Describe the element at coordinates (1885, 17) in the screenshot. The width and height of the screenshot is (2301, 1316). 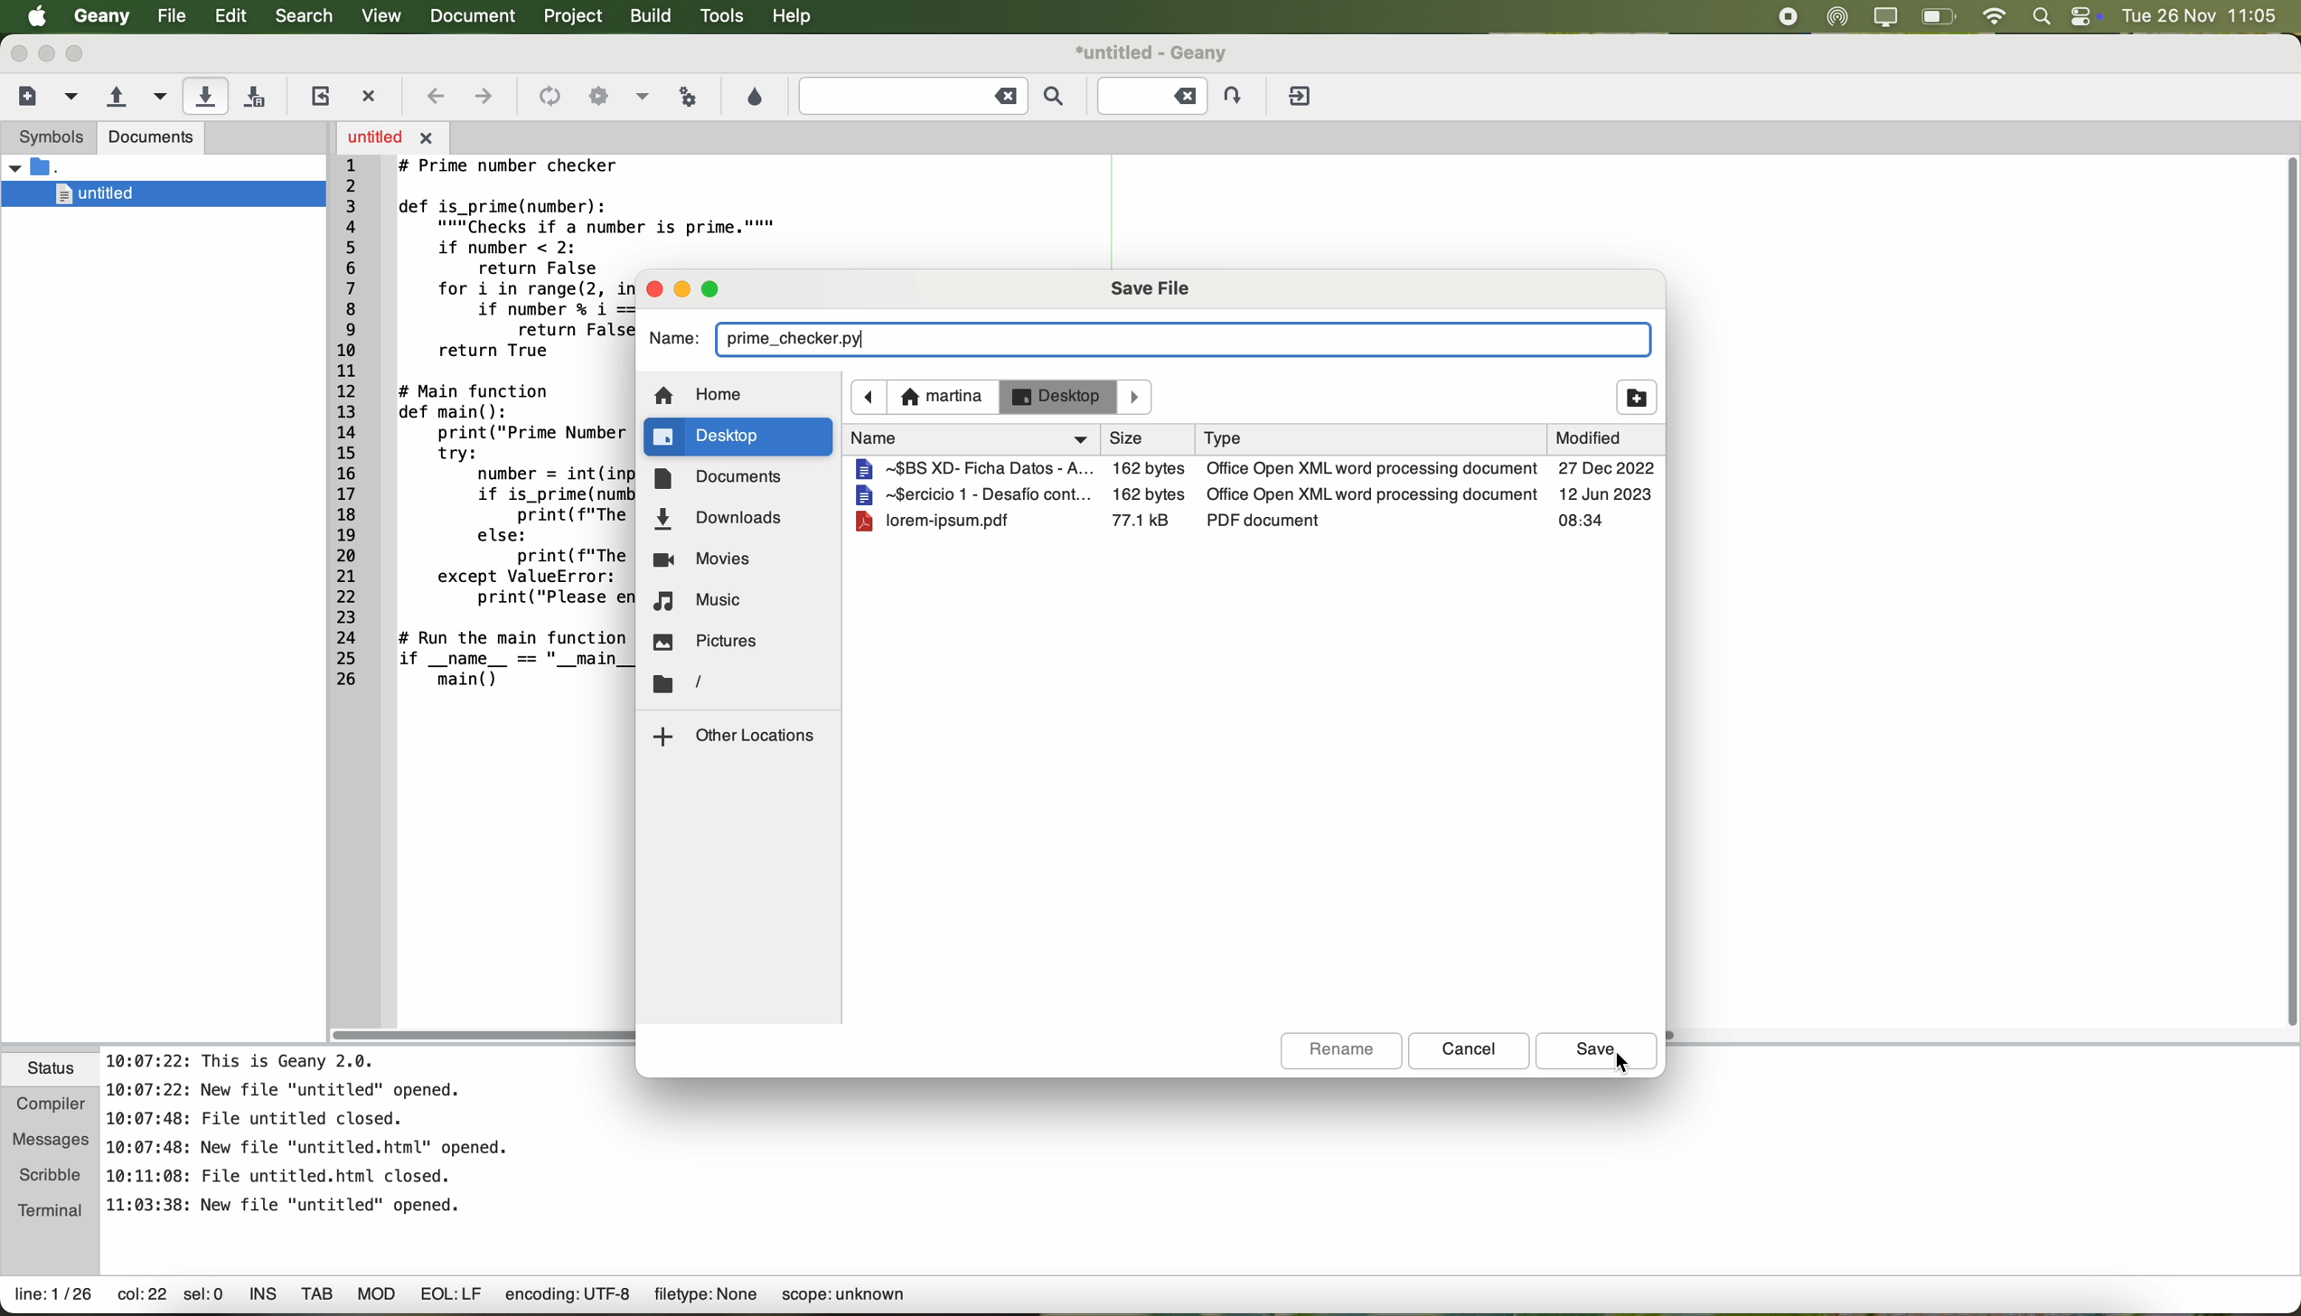
I see `screen` at that location.